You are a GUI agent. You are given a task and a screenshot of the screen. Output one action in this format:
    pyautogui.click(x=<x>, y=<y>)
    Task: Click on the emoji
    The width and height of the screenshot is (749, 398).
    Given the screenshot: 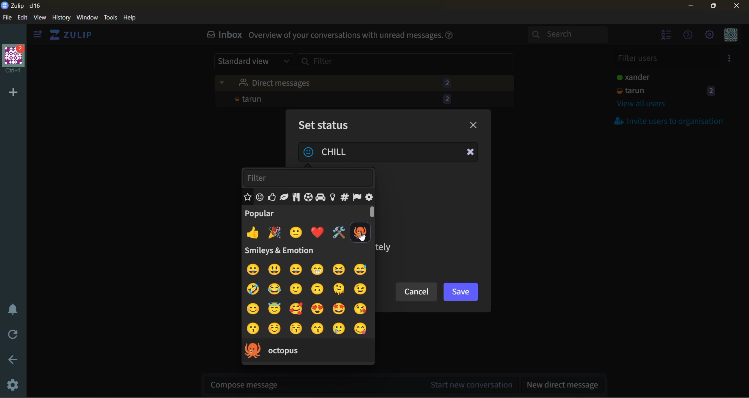 What is the action you would take?
    pyautogui.click(x=339, y=289)
    